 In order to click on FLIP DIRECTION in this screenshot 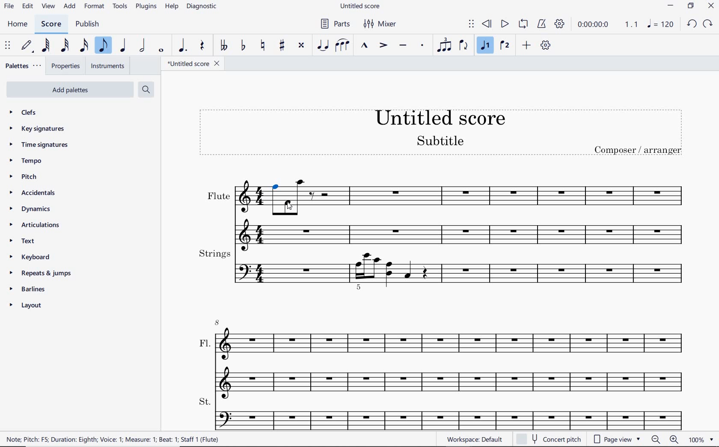, I will do `click(463, 46)`.